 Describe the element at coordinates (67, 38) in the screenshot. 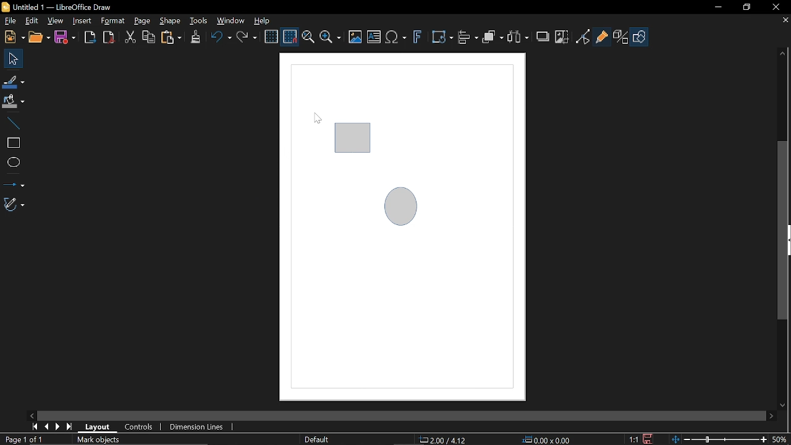

I see `Save` at that location.